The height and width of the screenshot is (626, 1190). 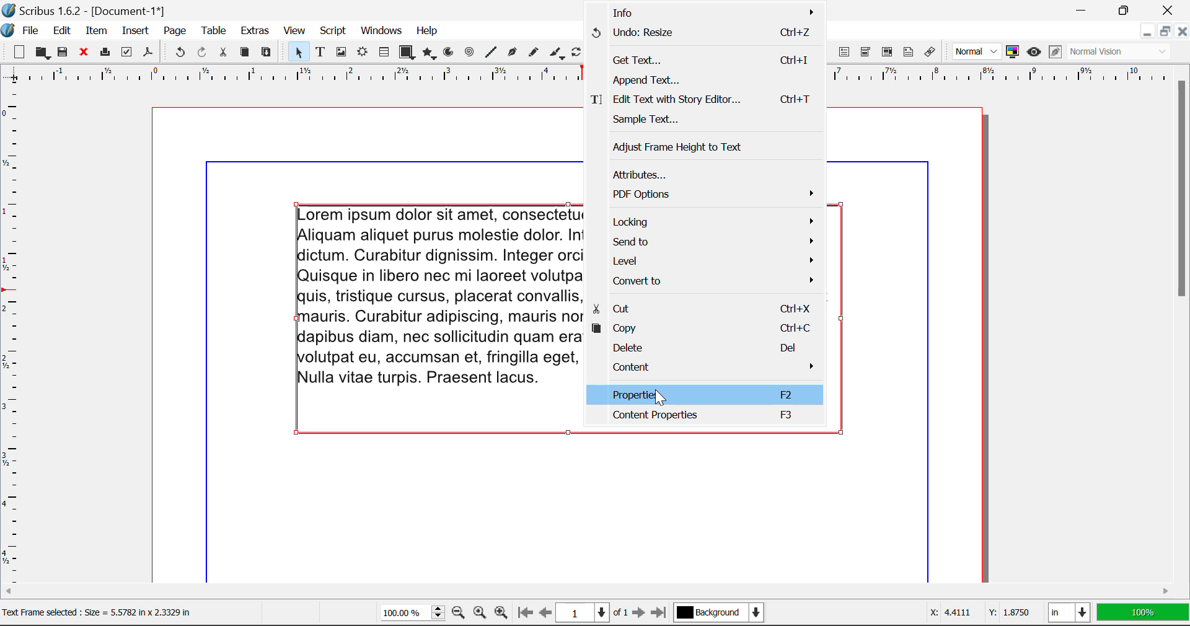 I want to click on Close, so click(x=1181, y=31).